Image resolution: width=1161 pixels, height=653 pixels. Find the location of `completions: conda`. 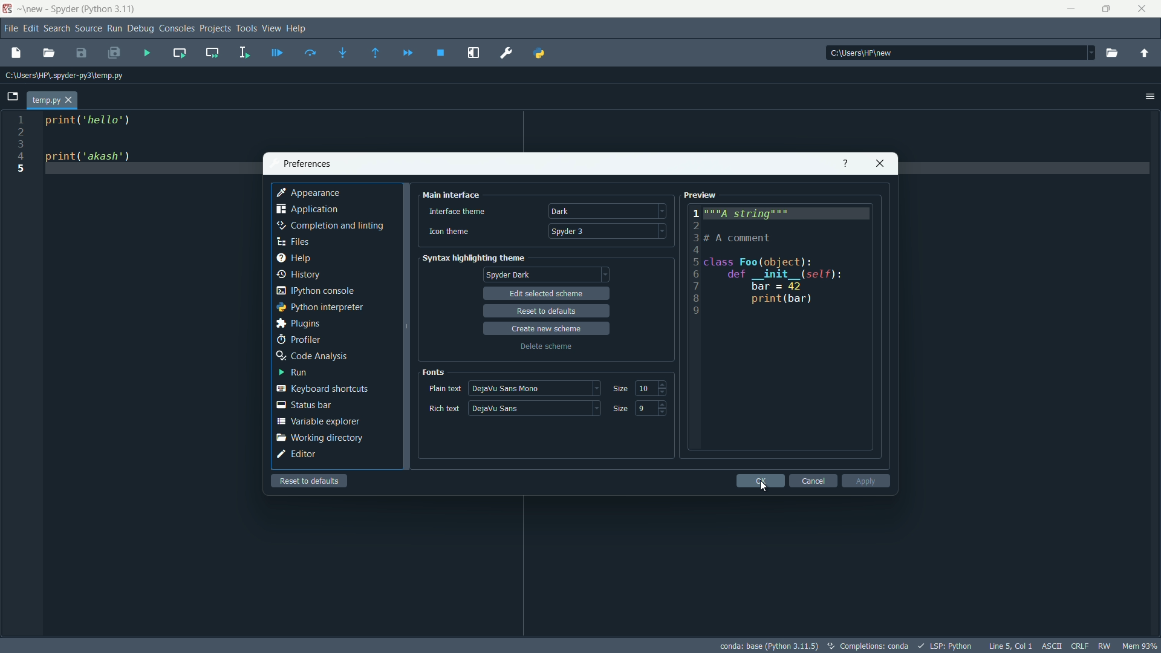

completions: conda is located at coordinates (867, 645).